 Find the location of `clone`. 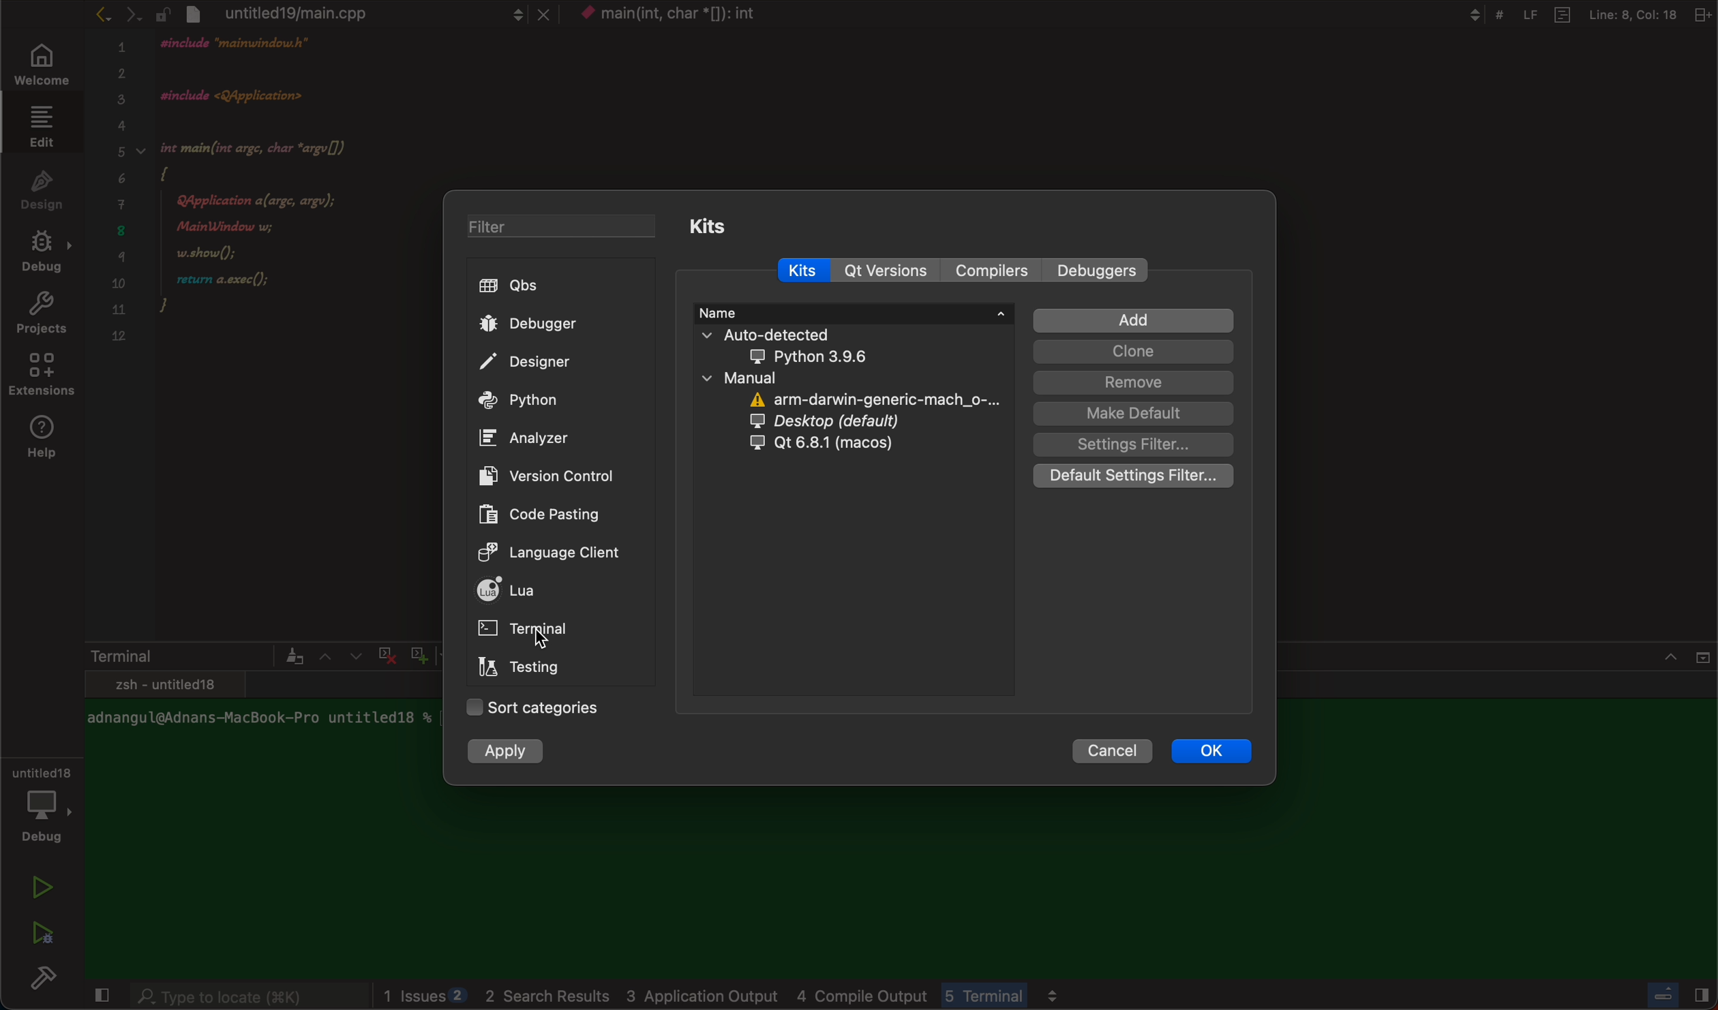

clone is located at coordinates (1132, 352).